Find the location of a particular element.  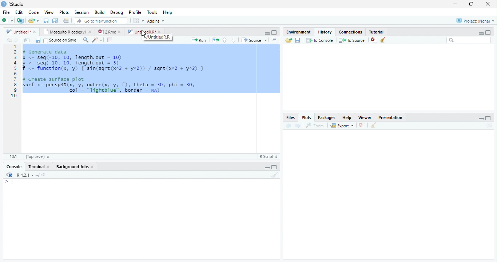

File is located at coordinates (6, 12).